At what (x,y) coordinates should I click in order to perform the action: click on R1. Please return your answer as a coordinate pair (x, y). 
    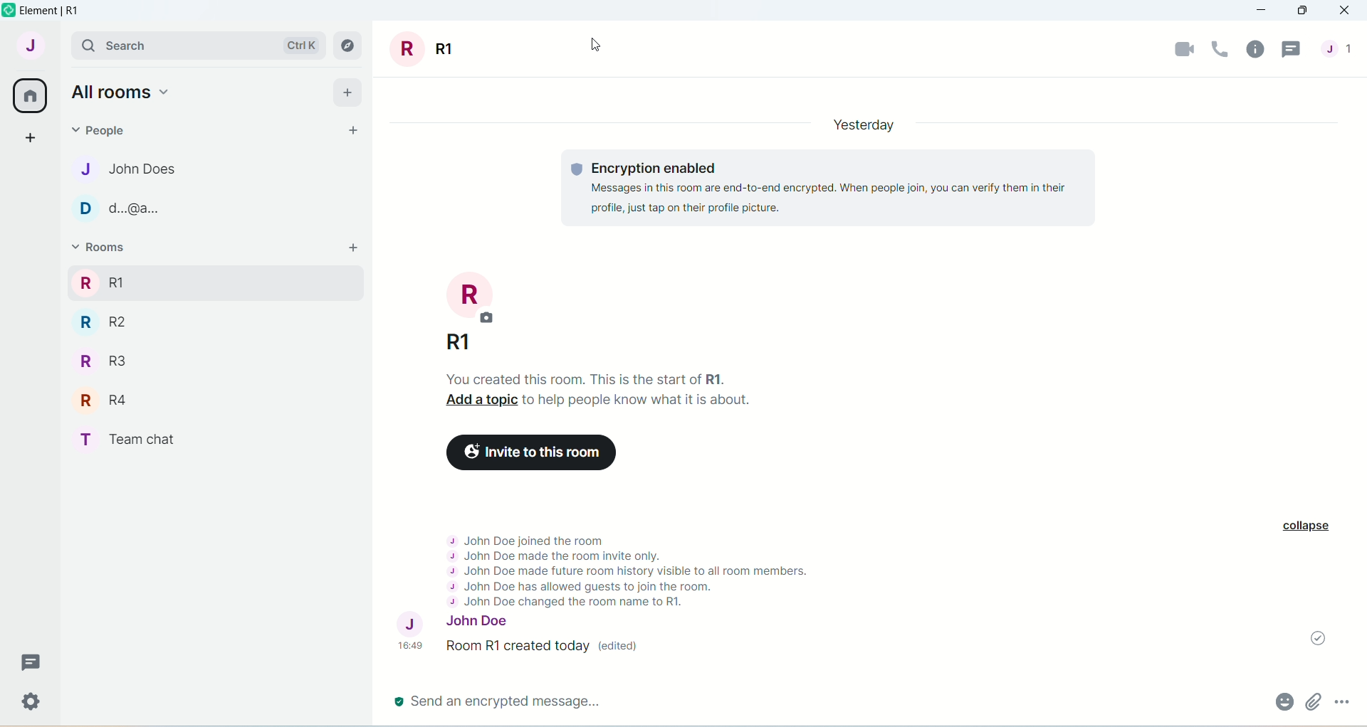
    Looking at the image, I should click on (218, 285).